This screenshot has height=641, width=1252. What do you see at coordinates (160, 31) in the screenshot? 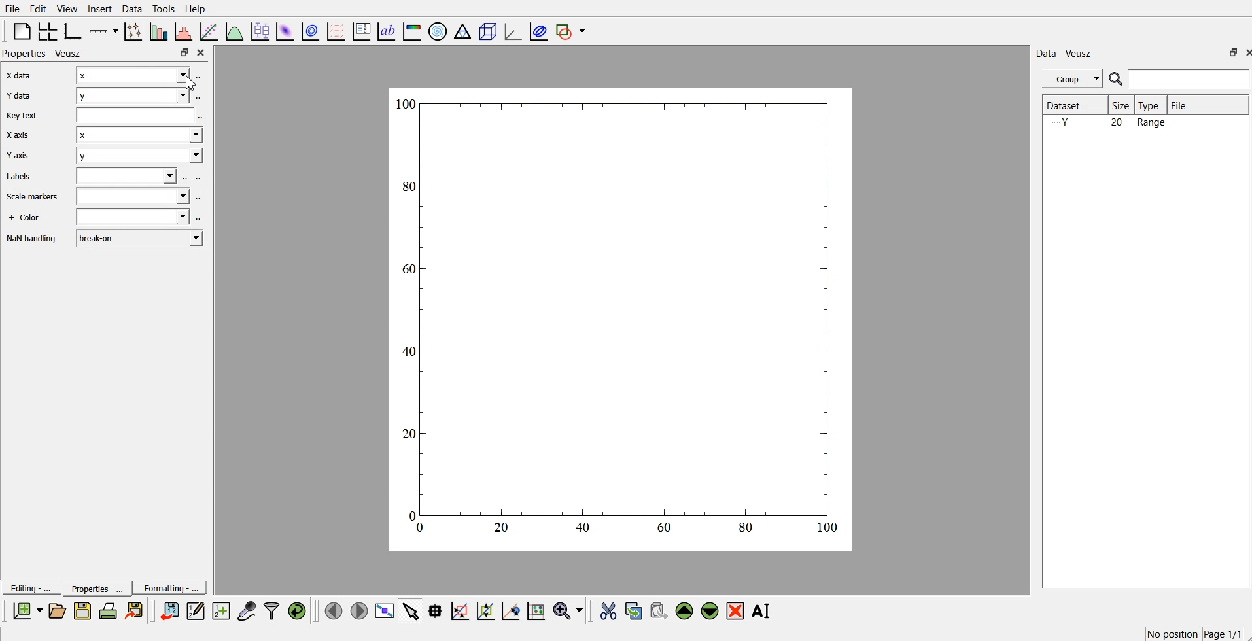
I see `plot bar graphs` at bounding box center [160, 31].